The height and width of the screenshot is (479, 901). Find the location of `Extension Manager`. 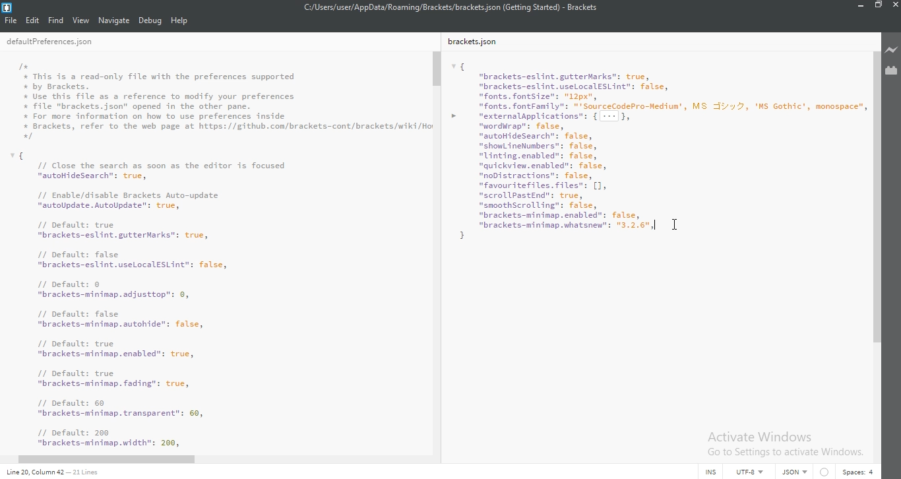

Extension Manager is located at coordinates (891, 70).